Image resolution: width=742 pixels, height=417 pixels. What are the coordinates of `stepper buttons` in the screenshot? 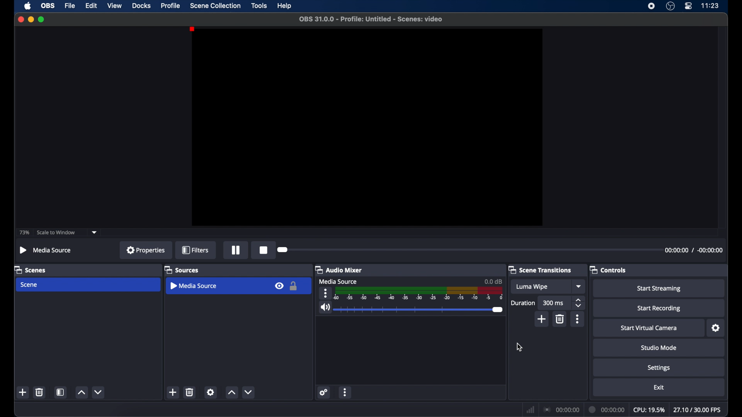 It's located at (578, 303).